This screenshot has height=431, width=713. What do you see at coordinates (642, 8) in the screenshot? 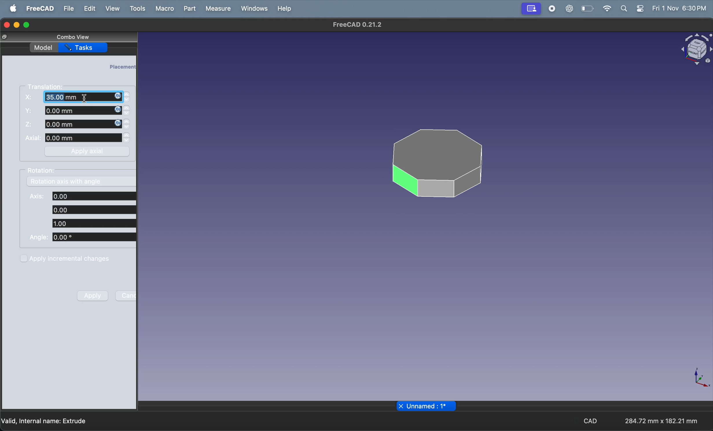
I see `apple widgets` at bounding box center [642, 8].